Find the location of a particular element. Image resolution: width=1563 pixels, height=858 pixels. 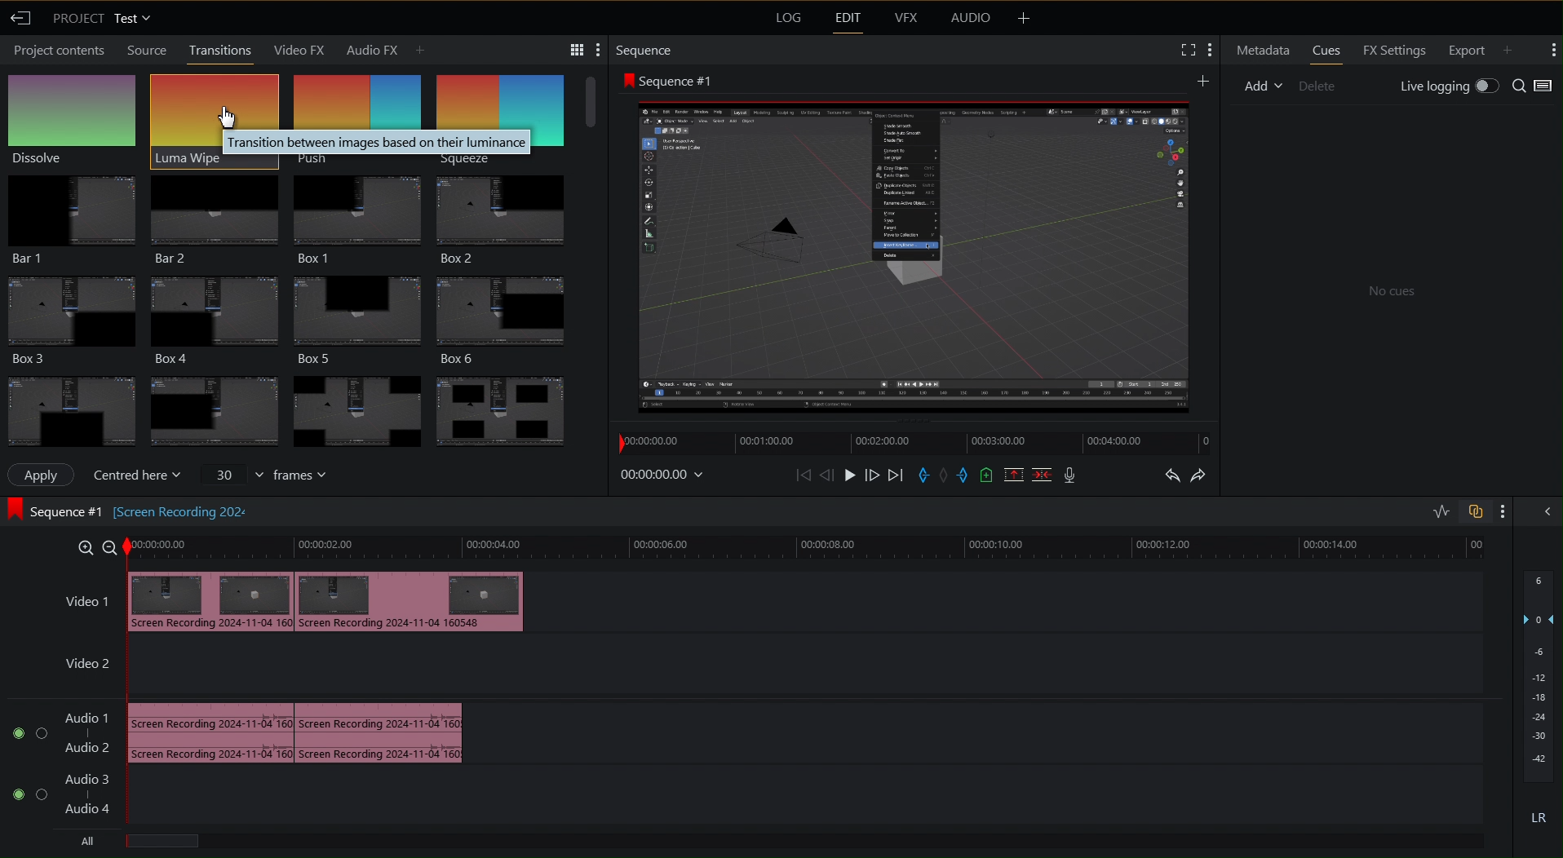

VFX is located at coordinates (905, 21).